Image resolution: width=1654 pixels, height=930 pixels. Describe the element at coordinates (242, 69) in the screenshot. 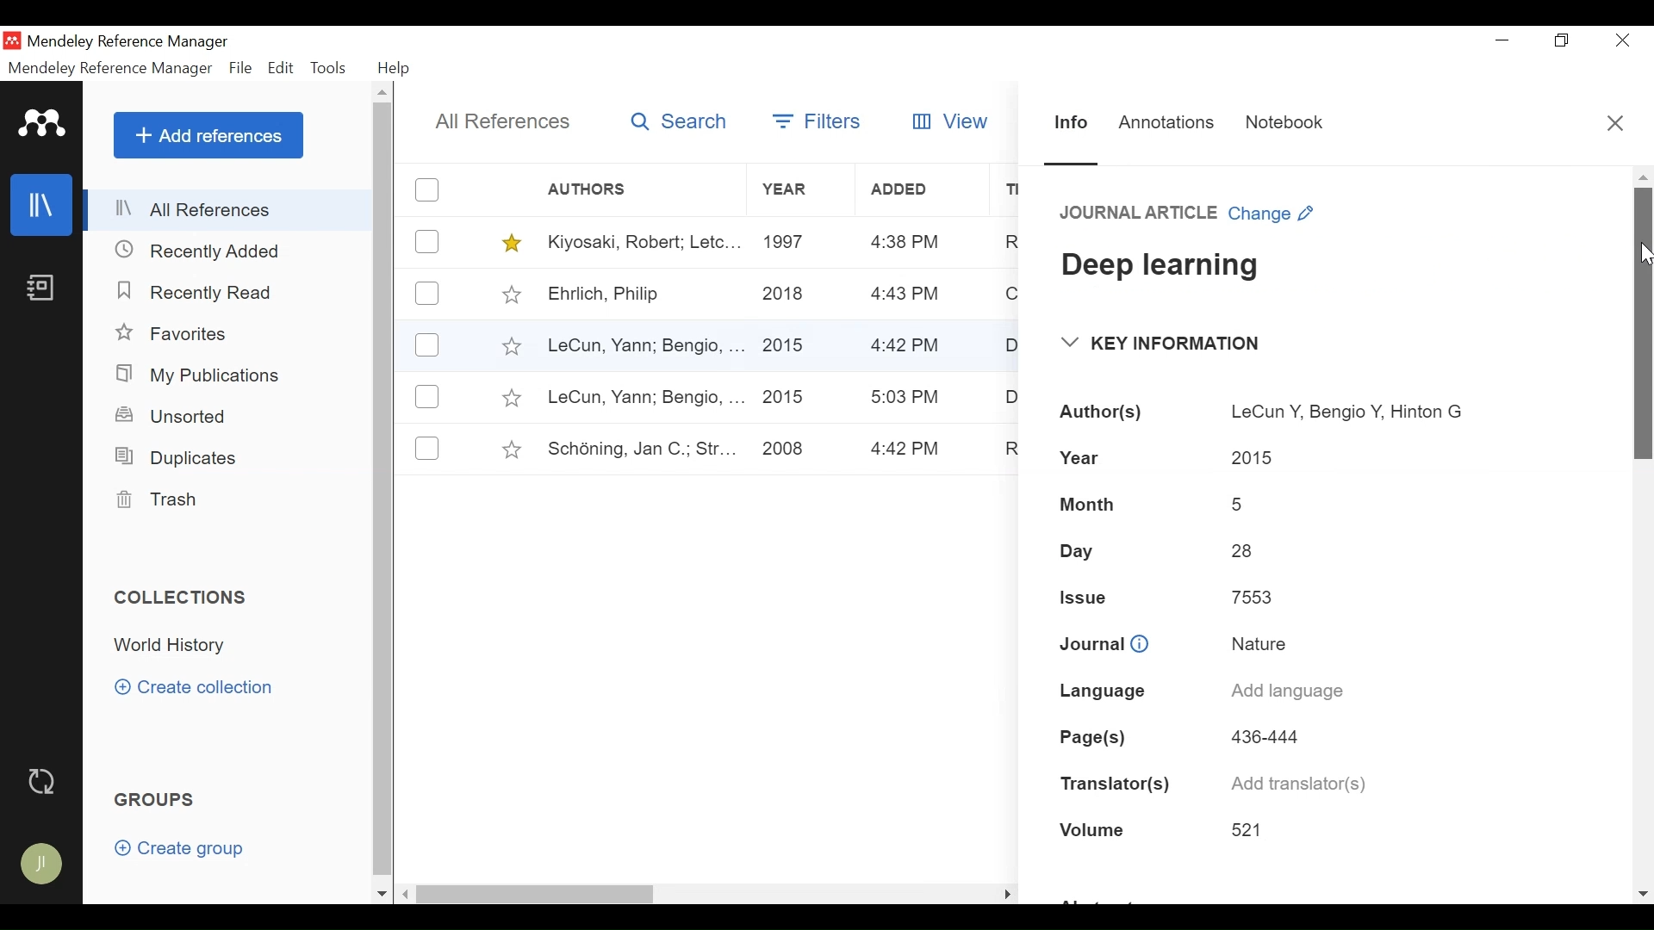

I see `File` at that location.